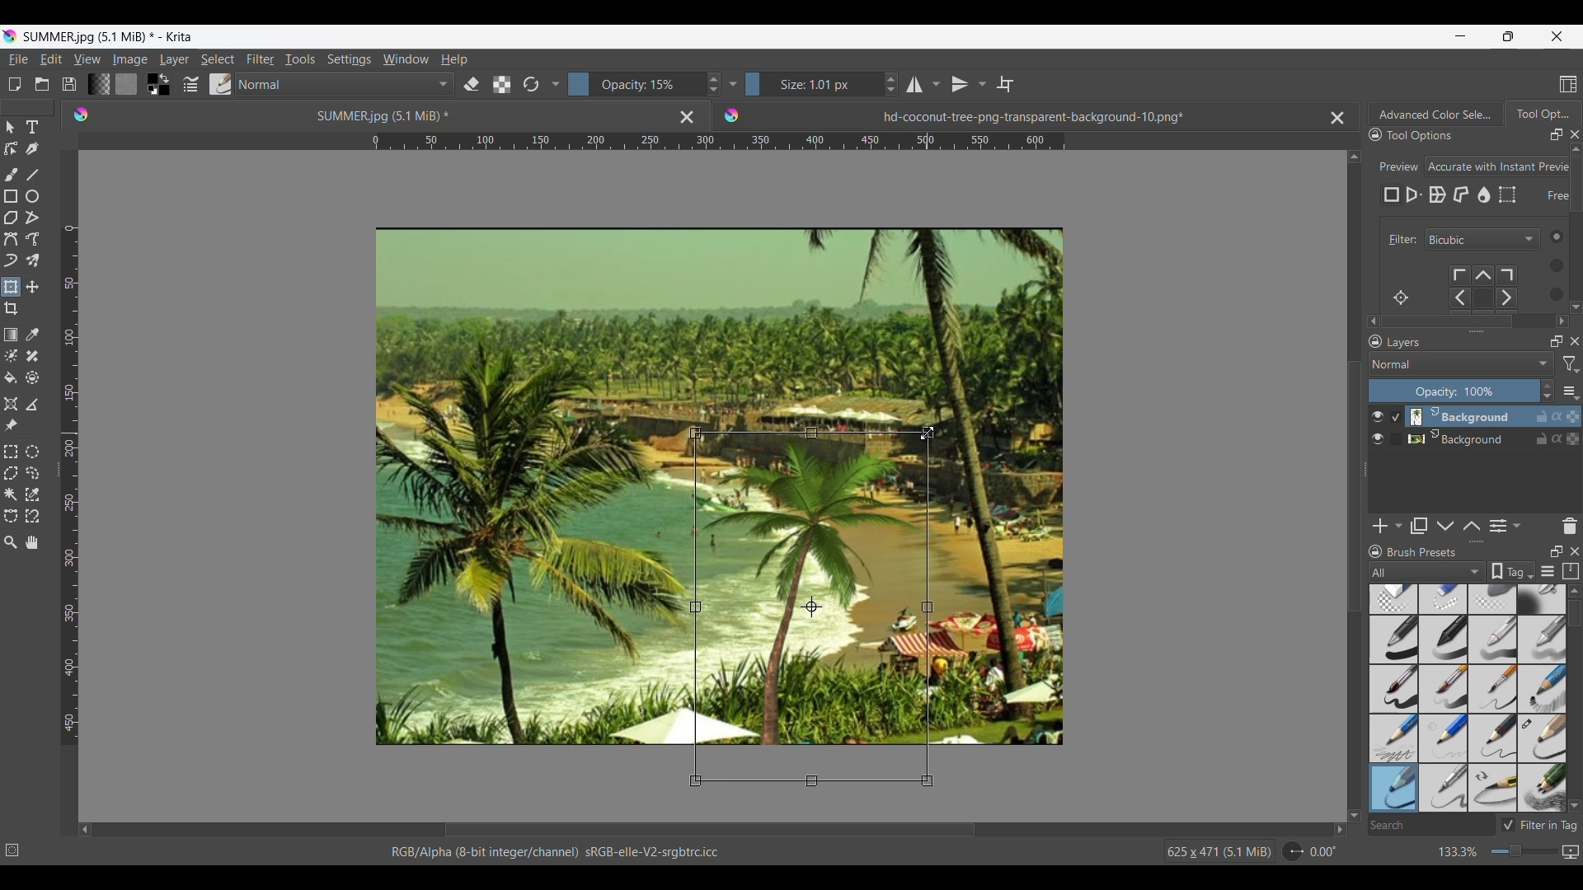 This screenshot has width=1583, height=890. What do you see at coordinates (32, 452) in the screenshot?
I see `Elliptical selection tool` at bounding box center [32, 452].